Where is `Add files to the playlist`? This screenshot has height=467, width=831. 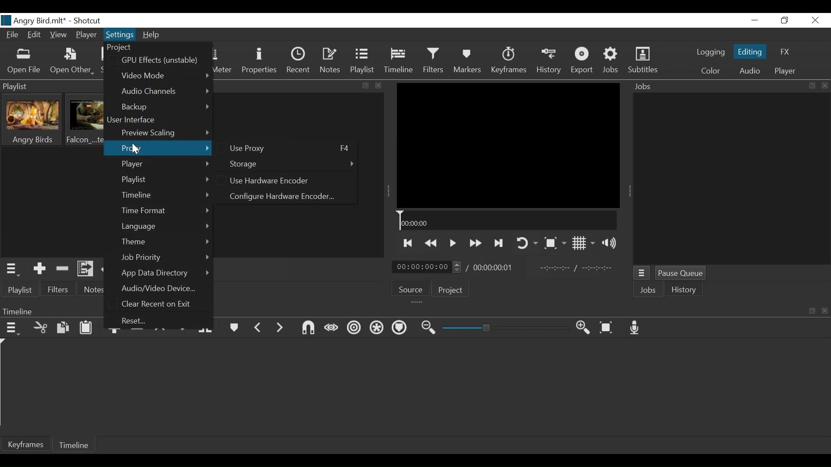 Add files to the playlist is located at coordinates (85, 269).